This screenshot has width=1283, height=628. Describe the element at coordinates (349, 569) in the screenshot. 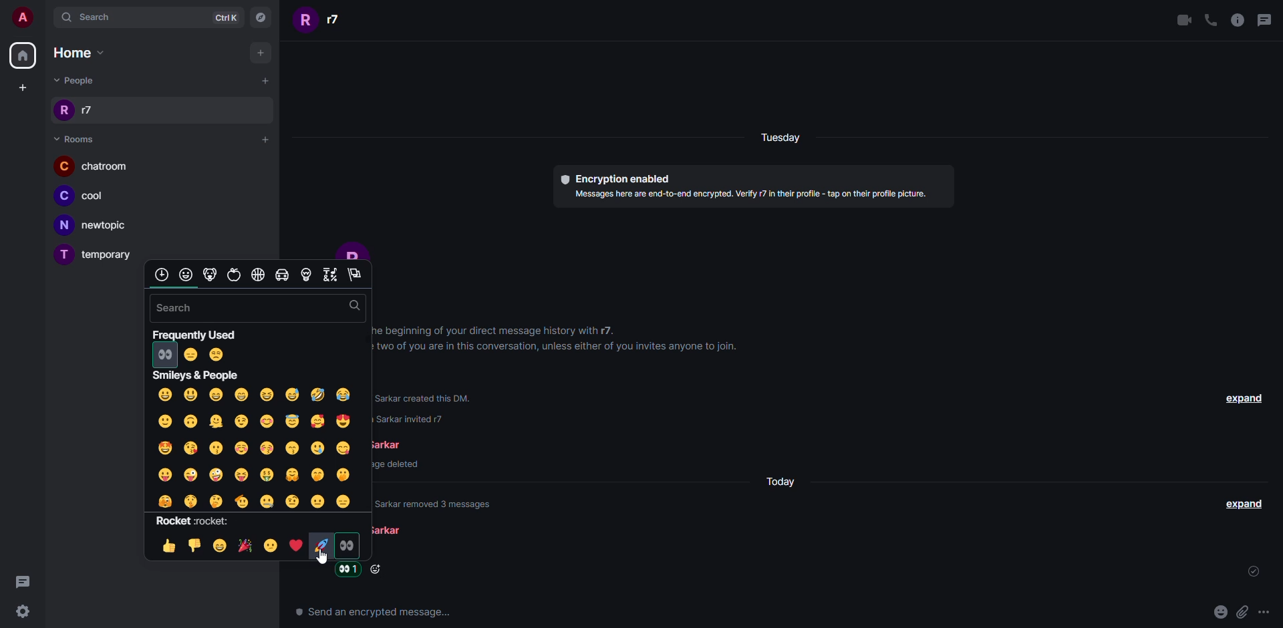

I see `reaction added` at that location.